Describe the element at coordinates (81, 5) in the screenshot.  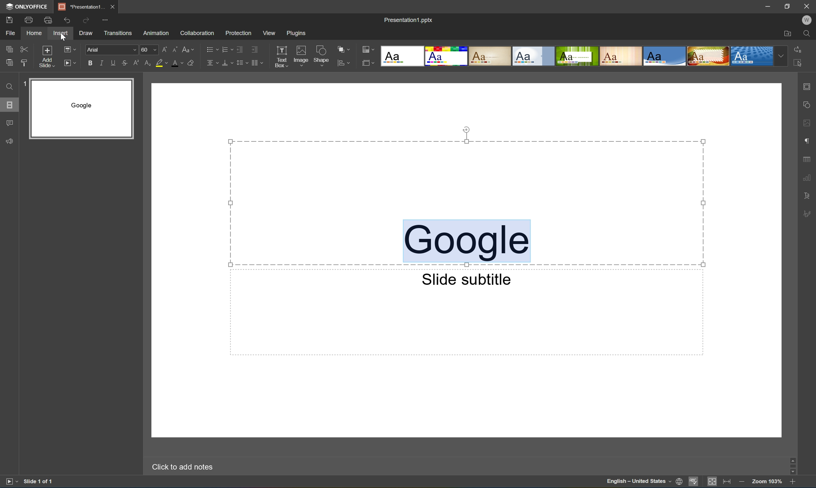
I see `*Presentation1...` at that location.